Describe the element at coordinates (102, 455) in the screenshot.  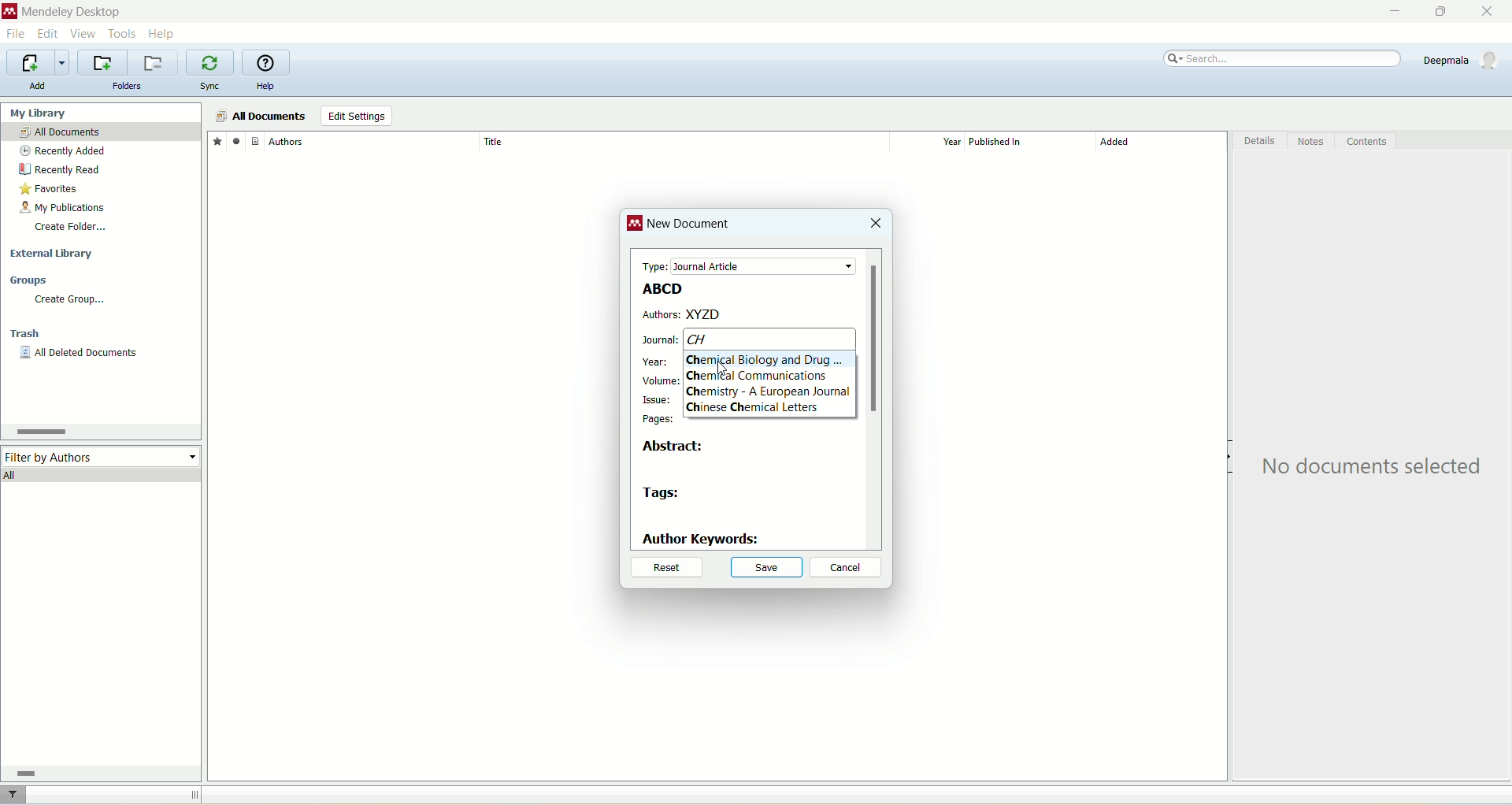
I see `filter by author` at that location.